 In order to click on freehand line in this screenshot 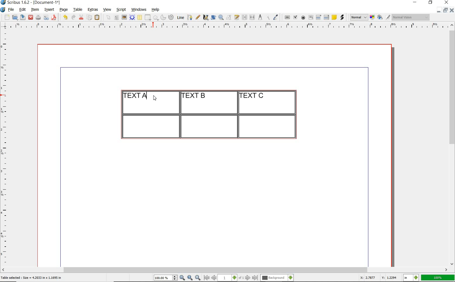, I will do `click(198, 17)`.